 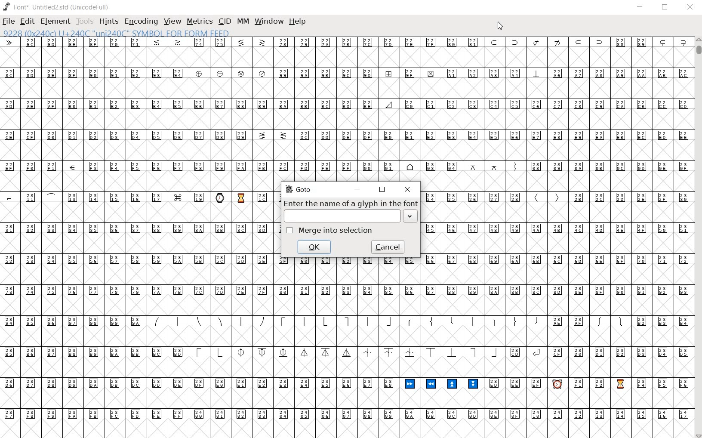 I want to click on glyphs characters, so click(x=484, y=98).